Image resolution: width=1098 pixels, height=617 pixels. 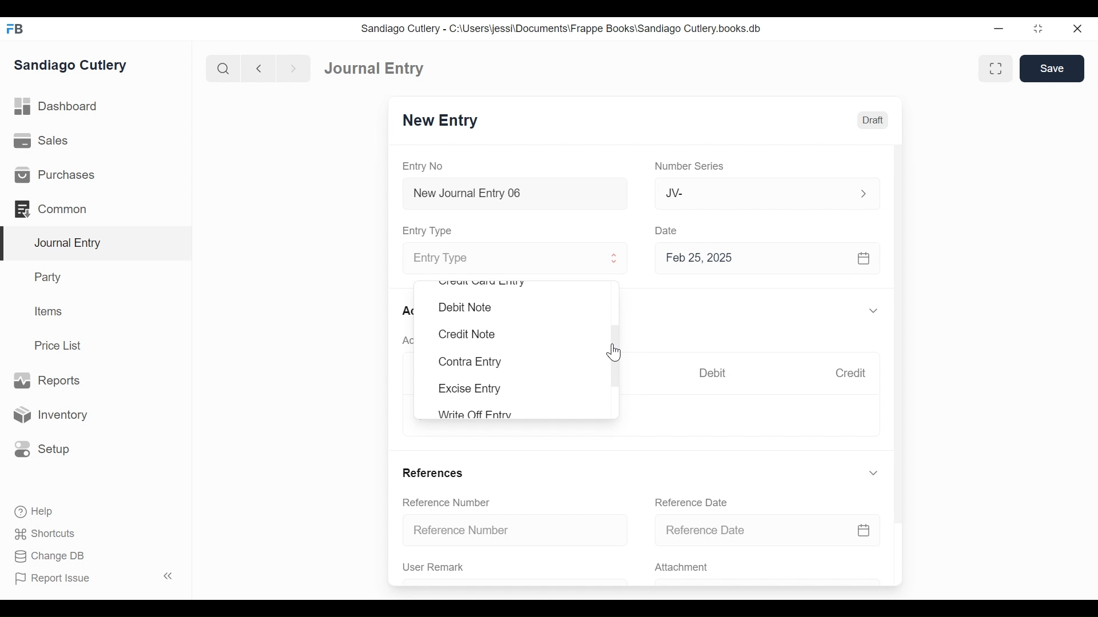 I want to click on minimize, so click(x=999, y=28).